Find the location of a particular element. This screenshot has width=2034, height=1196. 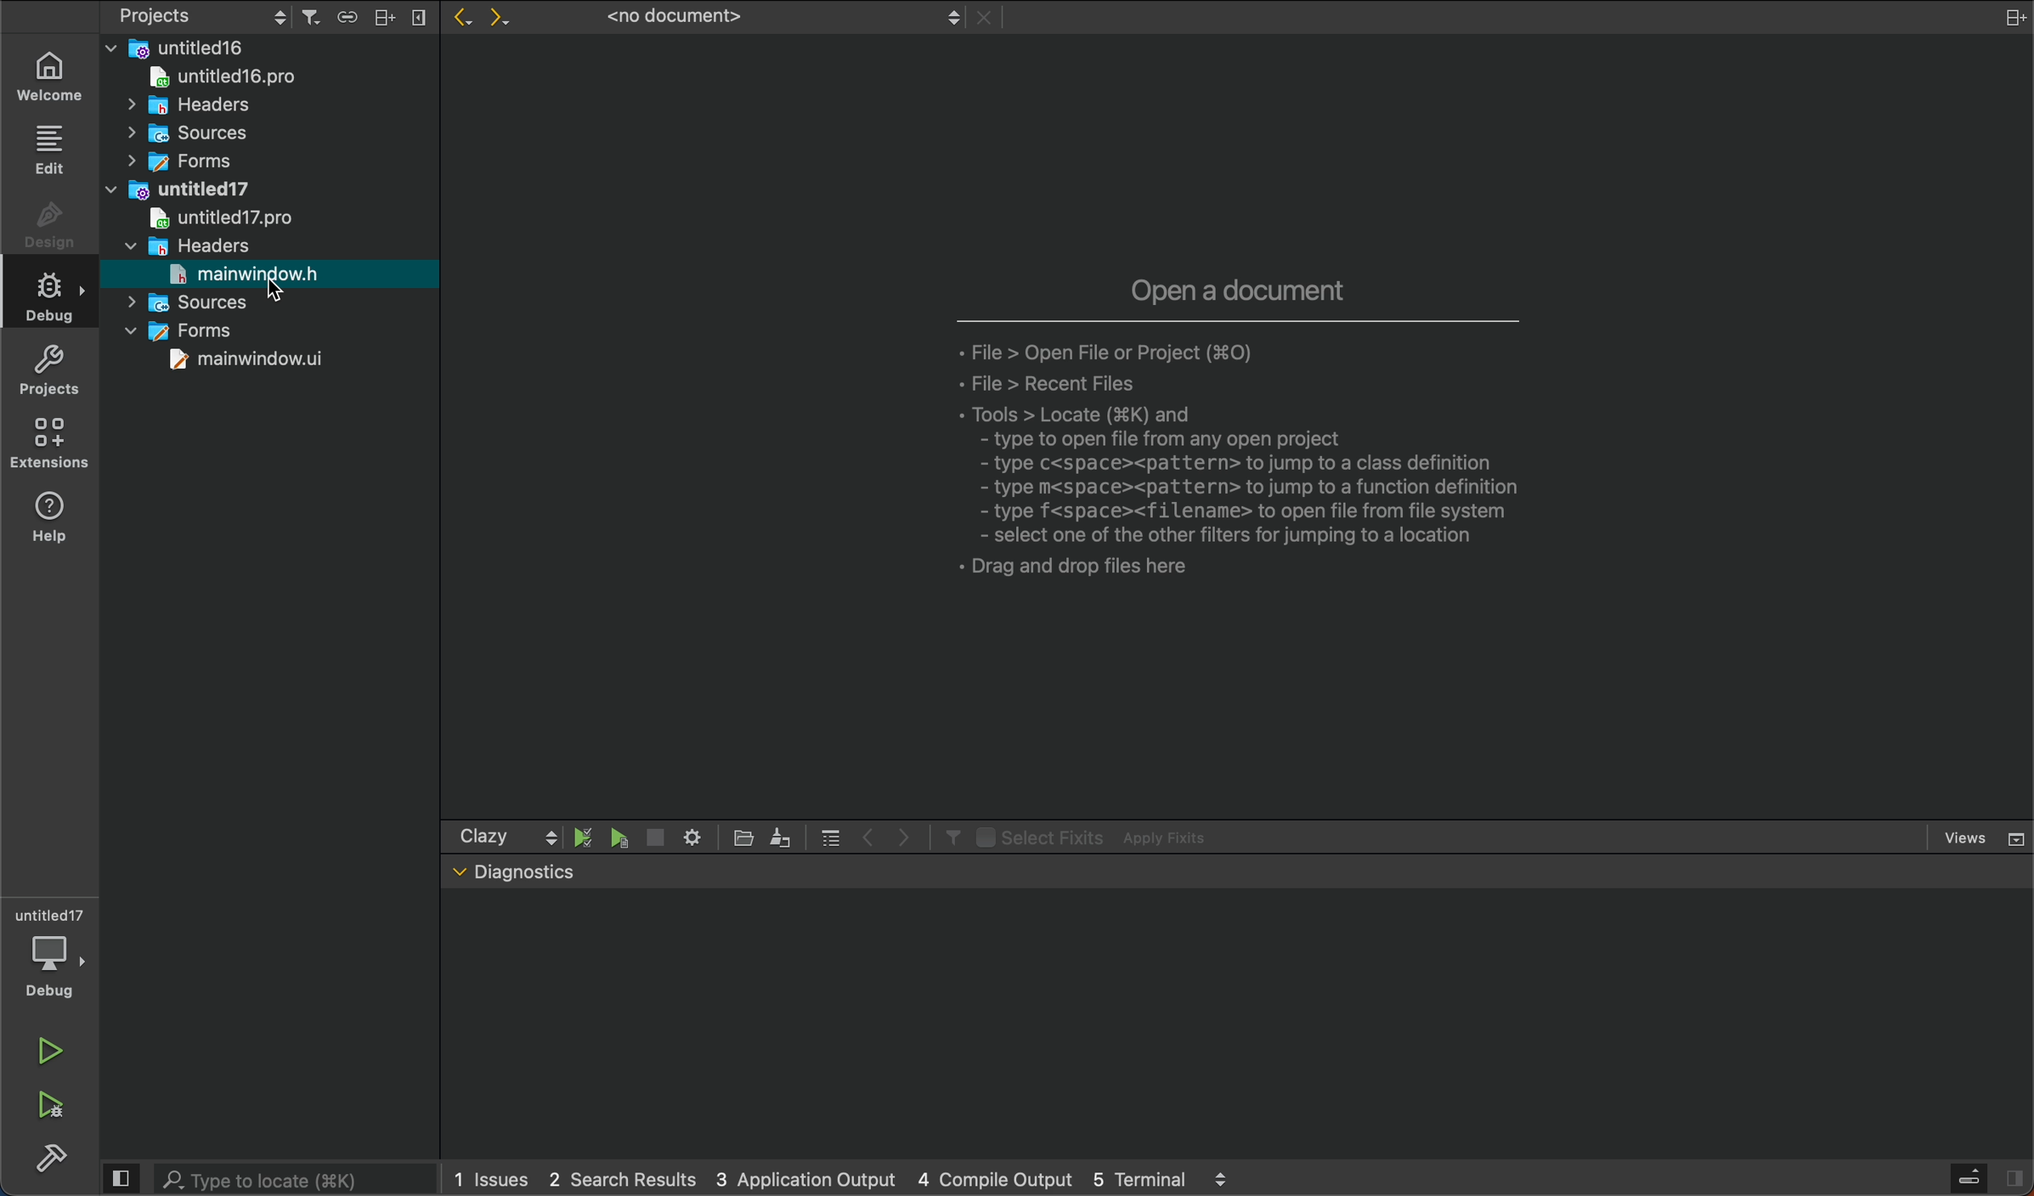

Filter is located at coordinates (948, 836).